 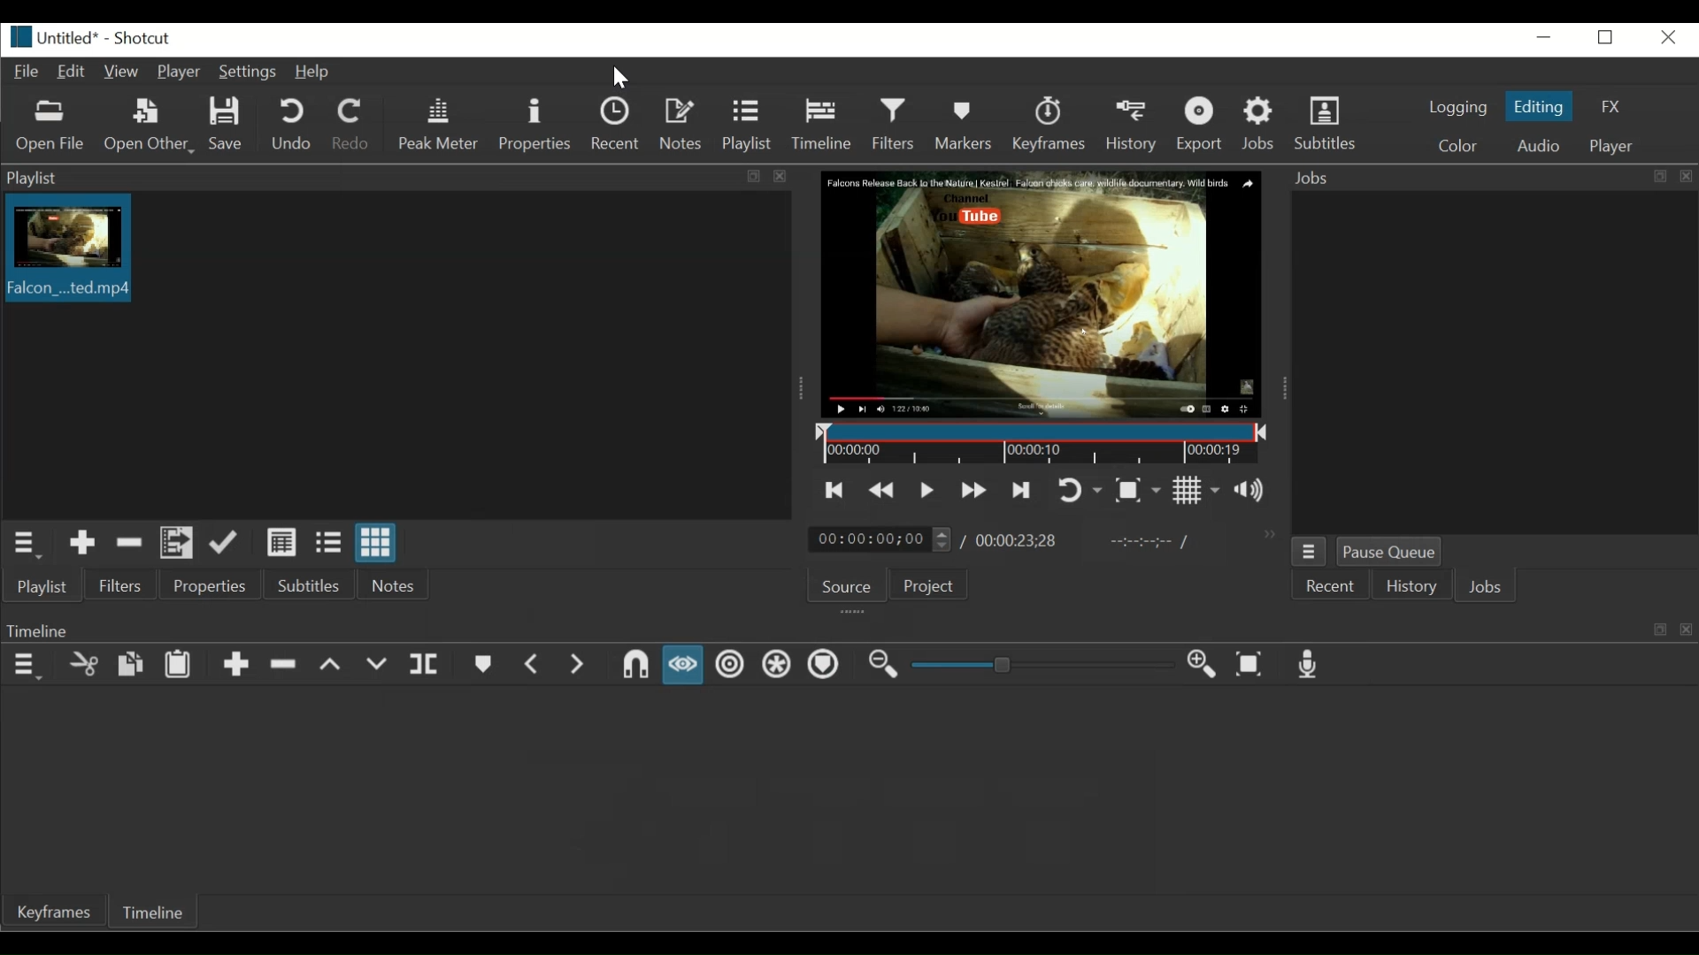 I want to click on Falcon...ted.mp4(Clip thumbnail), so click(x=68, y=250).